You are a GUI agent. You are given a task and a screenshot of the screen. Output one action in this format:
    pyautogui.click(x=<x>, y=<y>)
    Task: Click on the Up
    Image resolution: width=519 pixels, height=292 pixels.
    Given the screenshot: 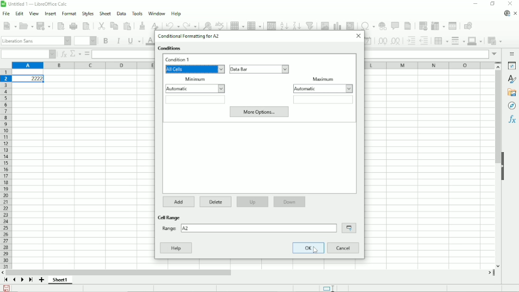 What is the action you would take?
    pyautogui.click(x=252, y=202)
    